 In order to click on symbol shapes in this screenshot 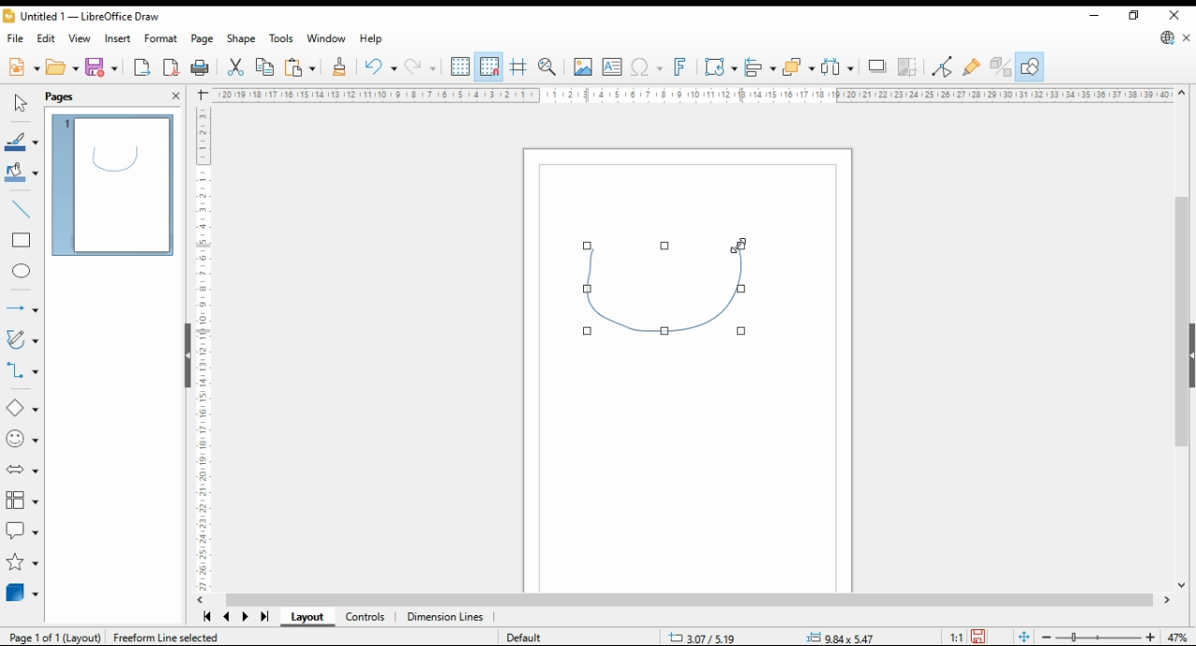, I will do `click(22, 440)`.